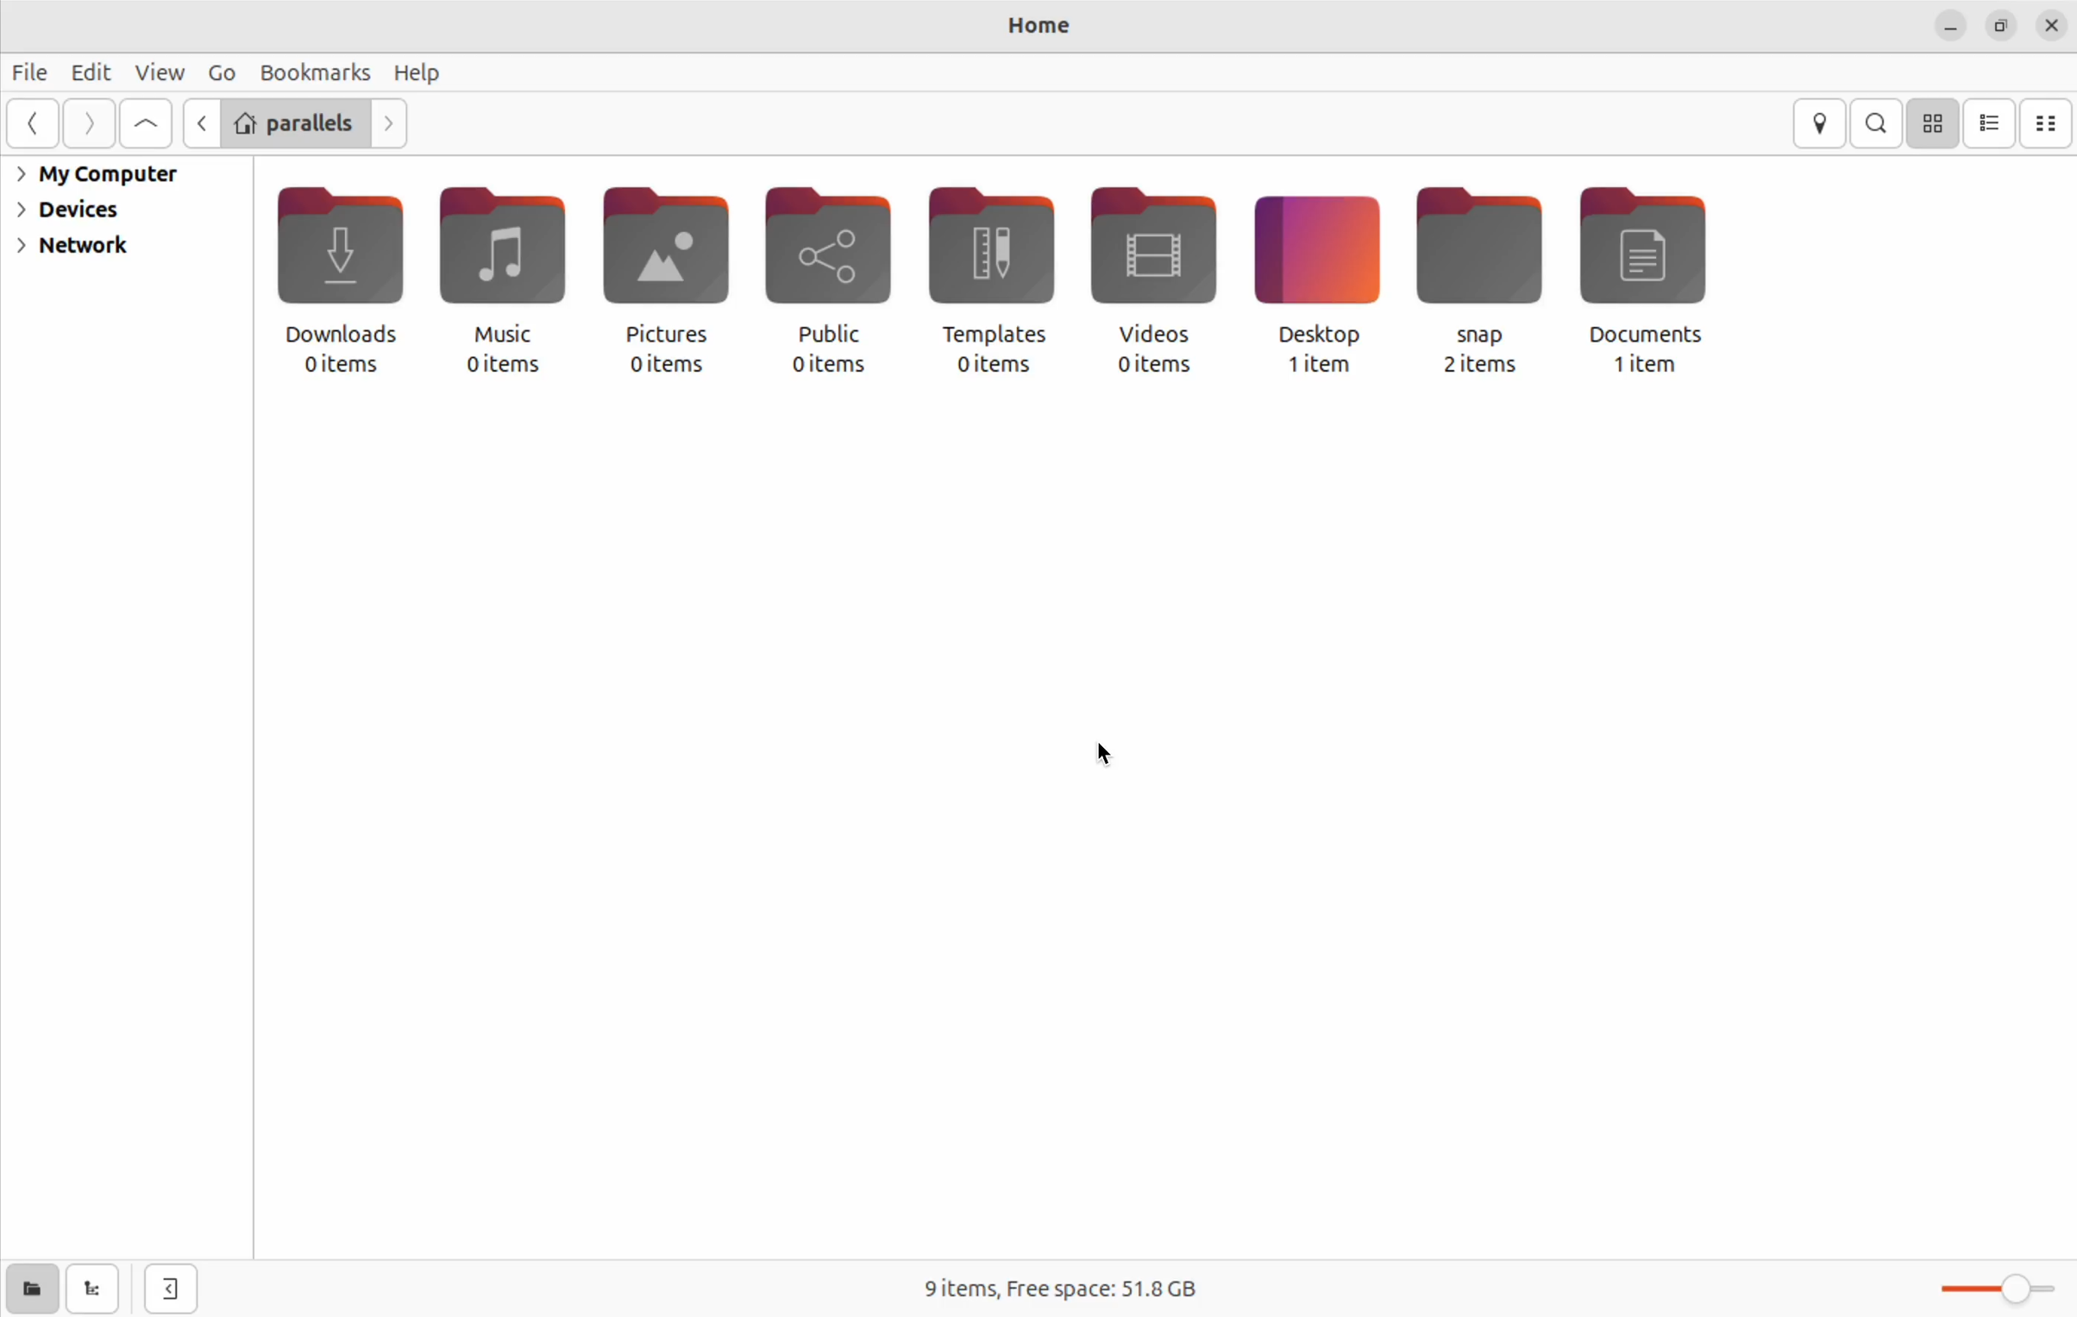  What do you see at coordinates (1312, 282) in the screenshot?
I see `desktop 1 item` at bounding box center [1312, 282].